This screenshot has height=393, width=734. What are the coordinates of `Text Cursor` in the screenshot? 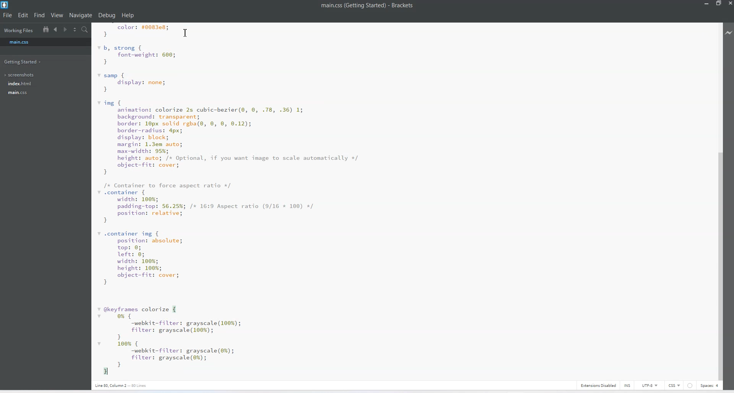 It's located at (186, 33).